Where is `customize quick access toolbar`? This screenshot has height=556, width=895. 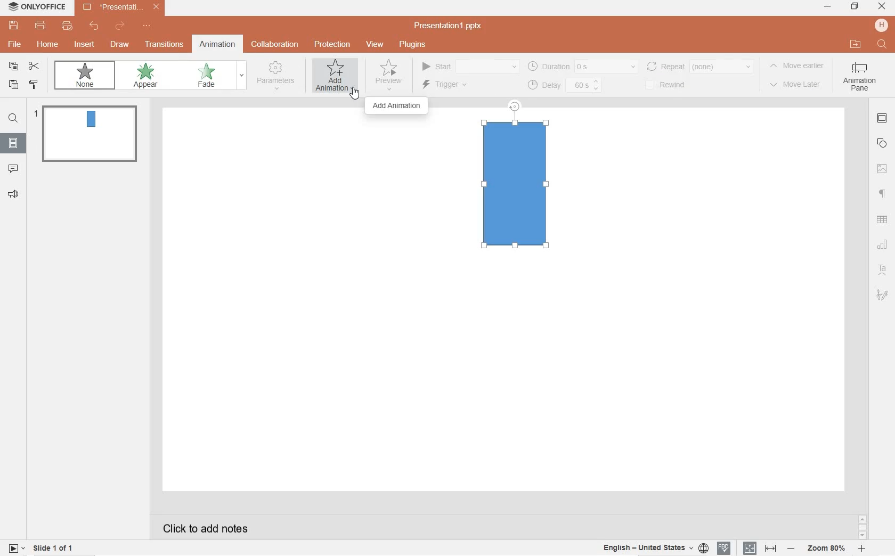
customize quick access toolbar is located at coordinates (149, 27).